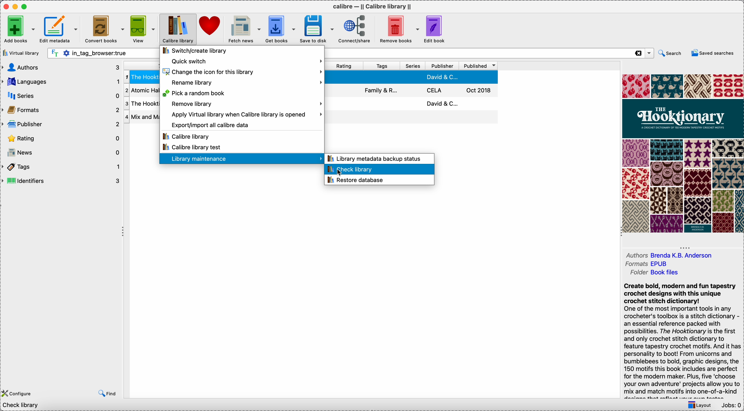 This screenshot has height=411, width=744. What do you see at coordinates (192, 147) in the screenshot?
I see `Calibre library test` at bounding box center [192, 147].